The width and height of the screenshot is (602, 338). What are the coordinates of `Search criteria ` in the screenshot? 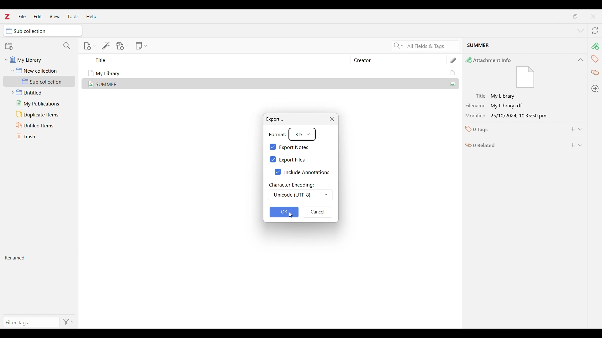 It's located at (399, 46).